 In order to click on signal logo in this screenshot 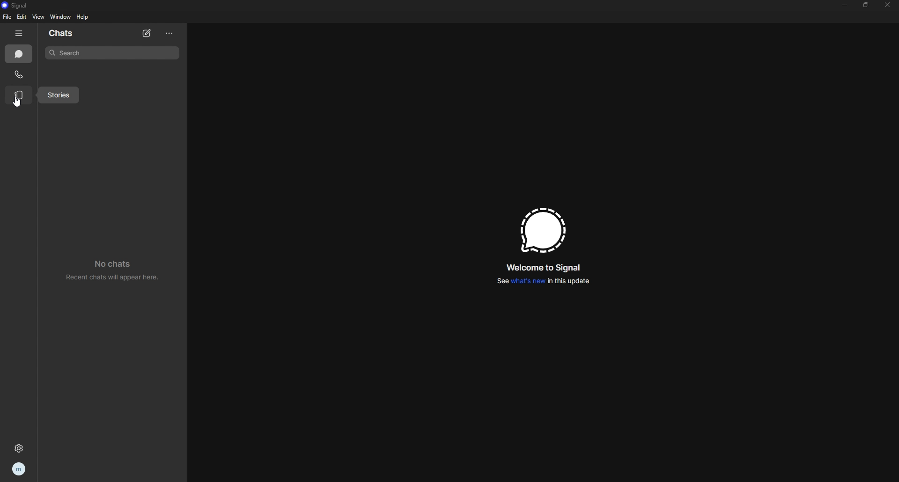, I will do `click(543, 231)`.